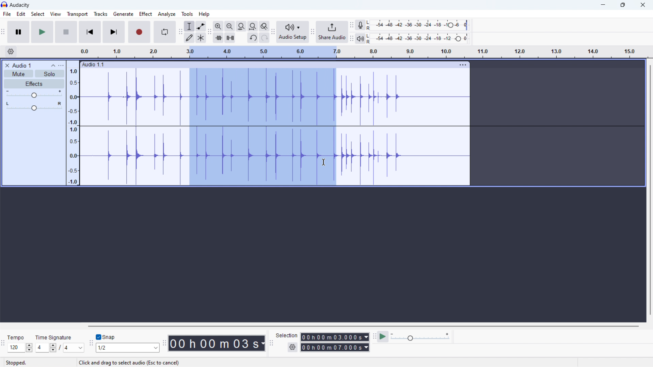 The height and width of the screenshot is (367, 653). I want to click on record level, so click(421, 25).